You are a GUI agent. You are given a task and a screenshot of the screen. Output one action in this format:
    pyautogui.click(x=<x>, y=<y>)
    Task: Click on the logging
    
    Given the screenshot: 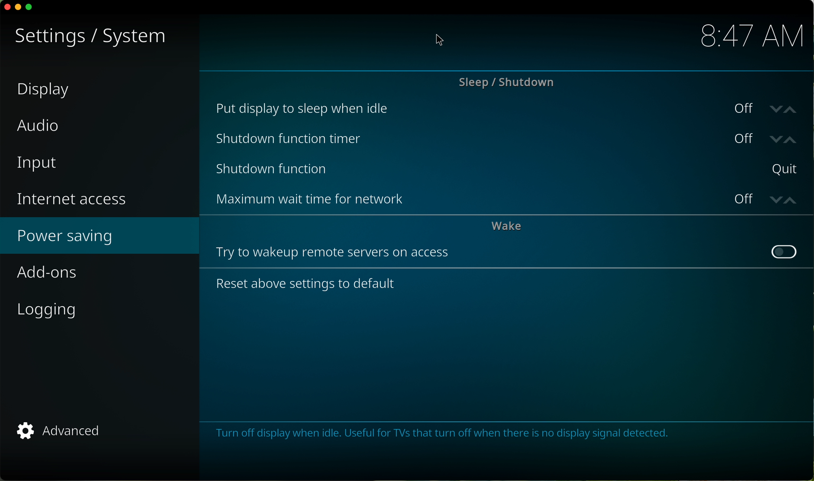 What is the action you would take?
    pyautogui.click(x=52, y=310)
    